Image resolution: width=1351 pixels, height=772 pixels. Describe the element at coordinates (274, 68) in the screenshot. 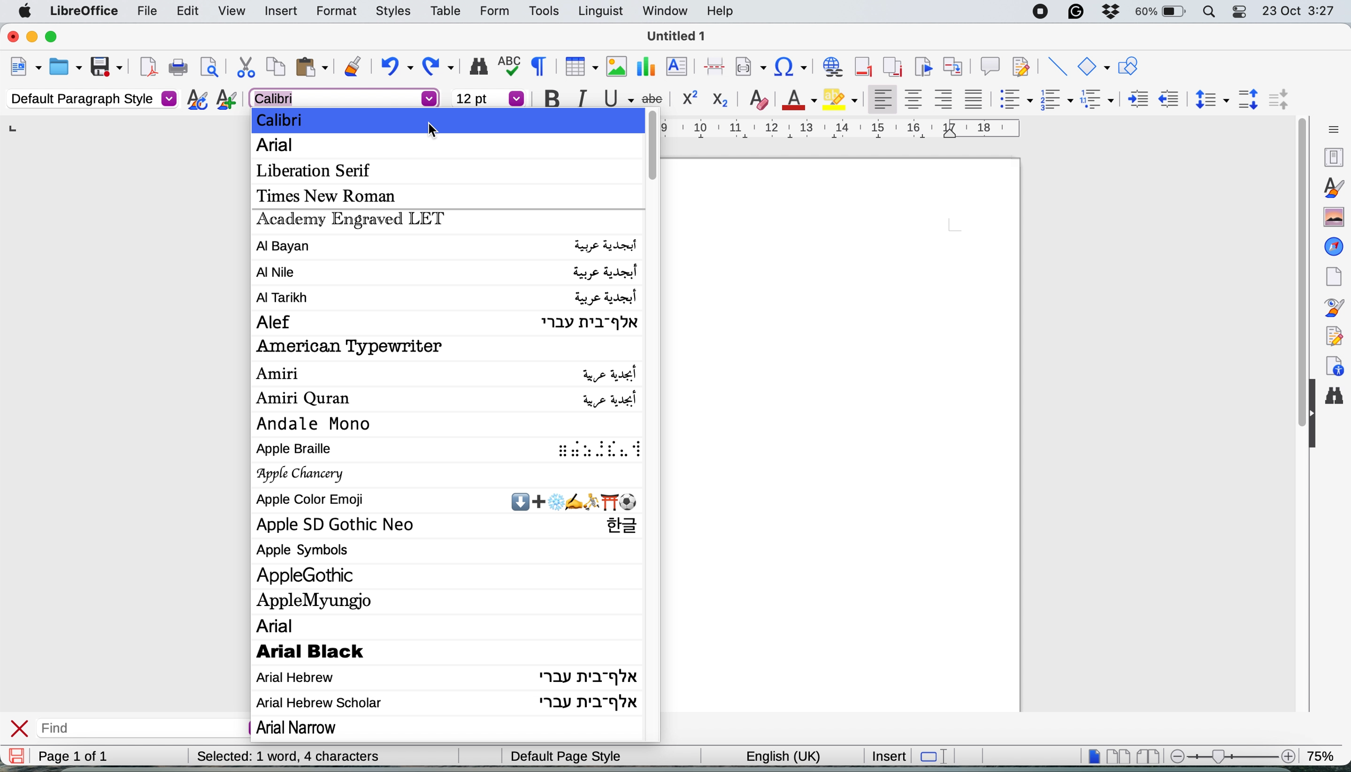

I see `copy` at that location.